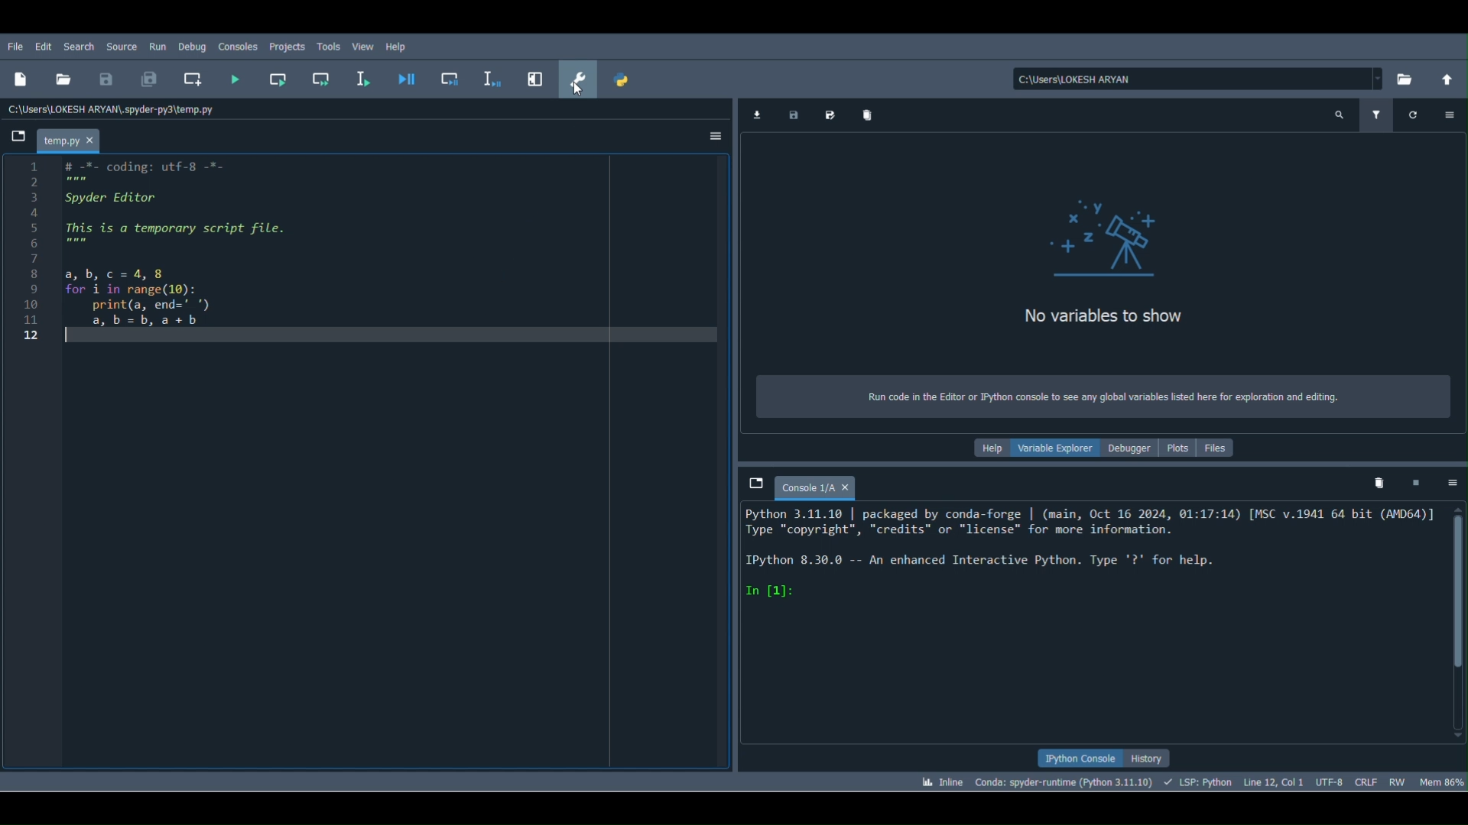 The image size is (1468, 825). What do you see at coordinates (541, 80) in the screenshot?
I see `Maximize current pane (Ctrl + Alt + Shift + M)` at bounding box center [541, 80].